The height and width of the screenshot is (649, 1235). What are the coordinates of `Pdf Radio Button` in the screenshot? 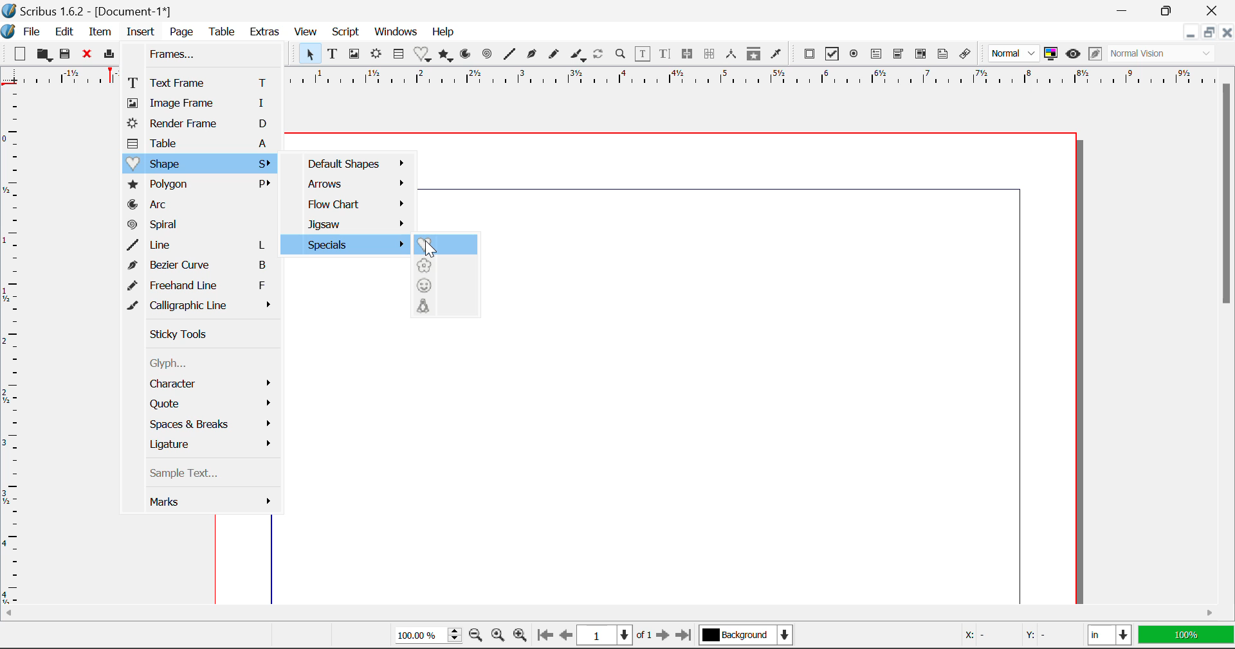 It's located at (855, 56).